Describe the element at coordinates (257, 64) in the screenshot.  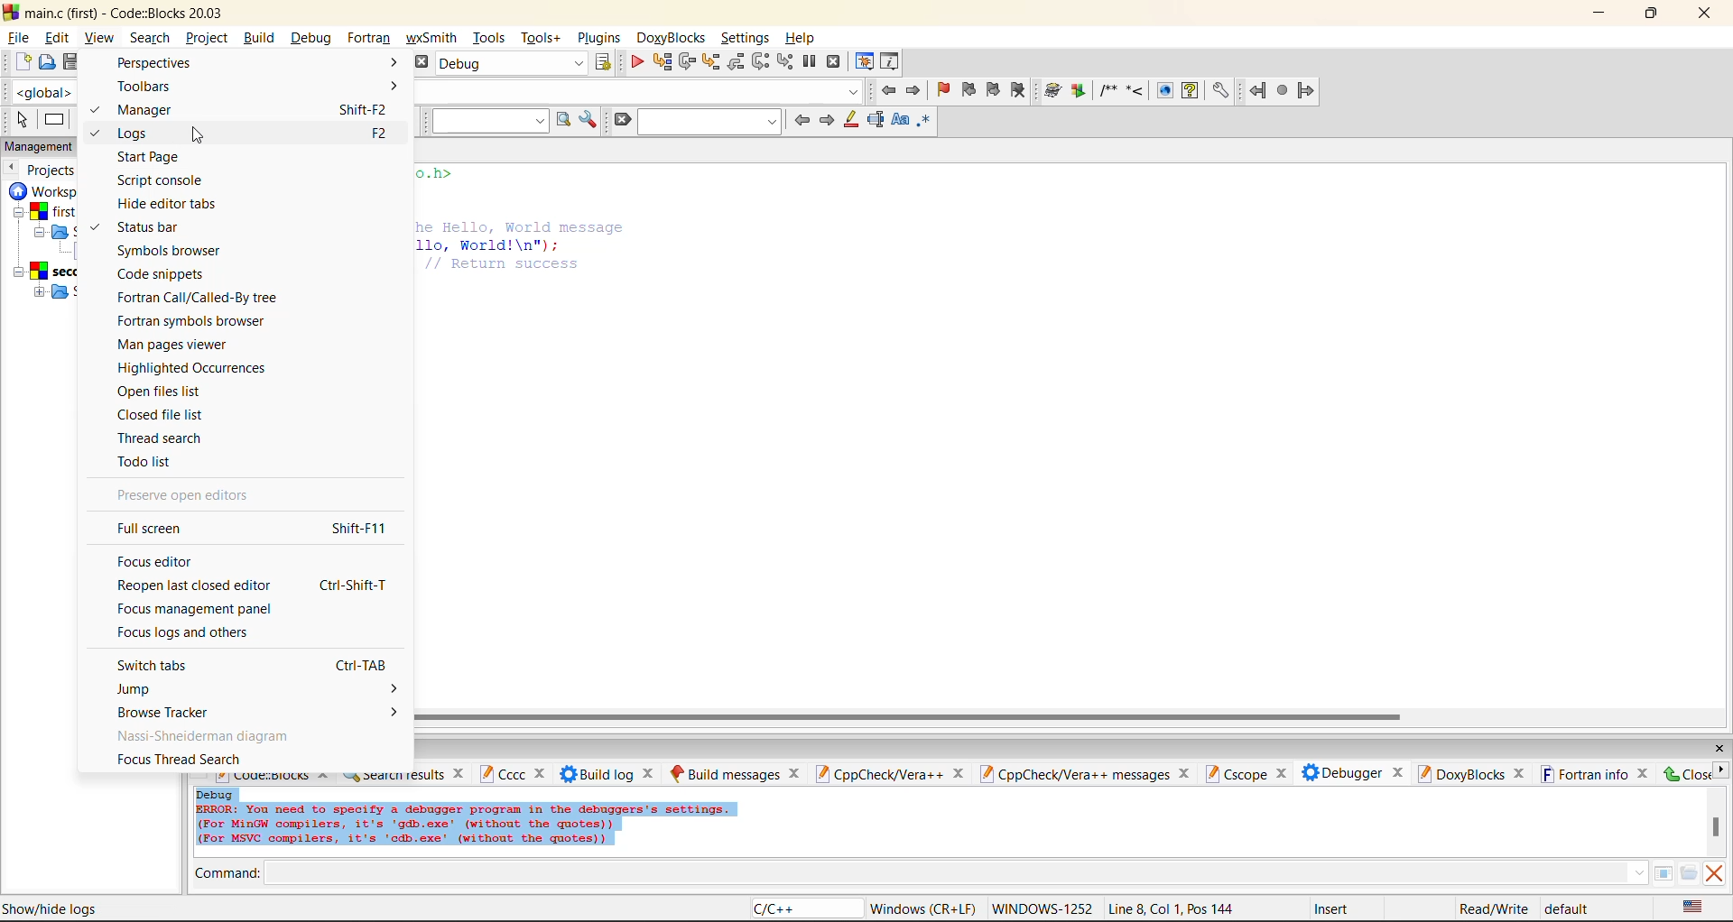
I see `perspectives` at that location.